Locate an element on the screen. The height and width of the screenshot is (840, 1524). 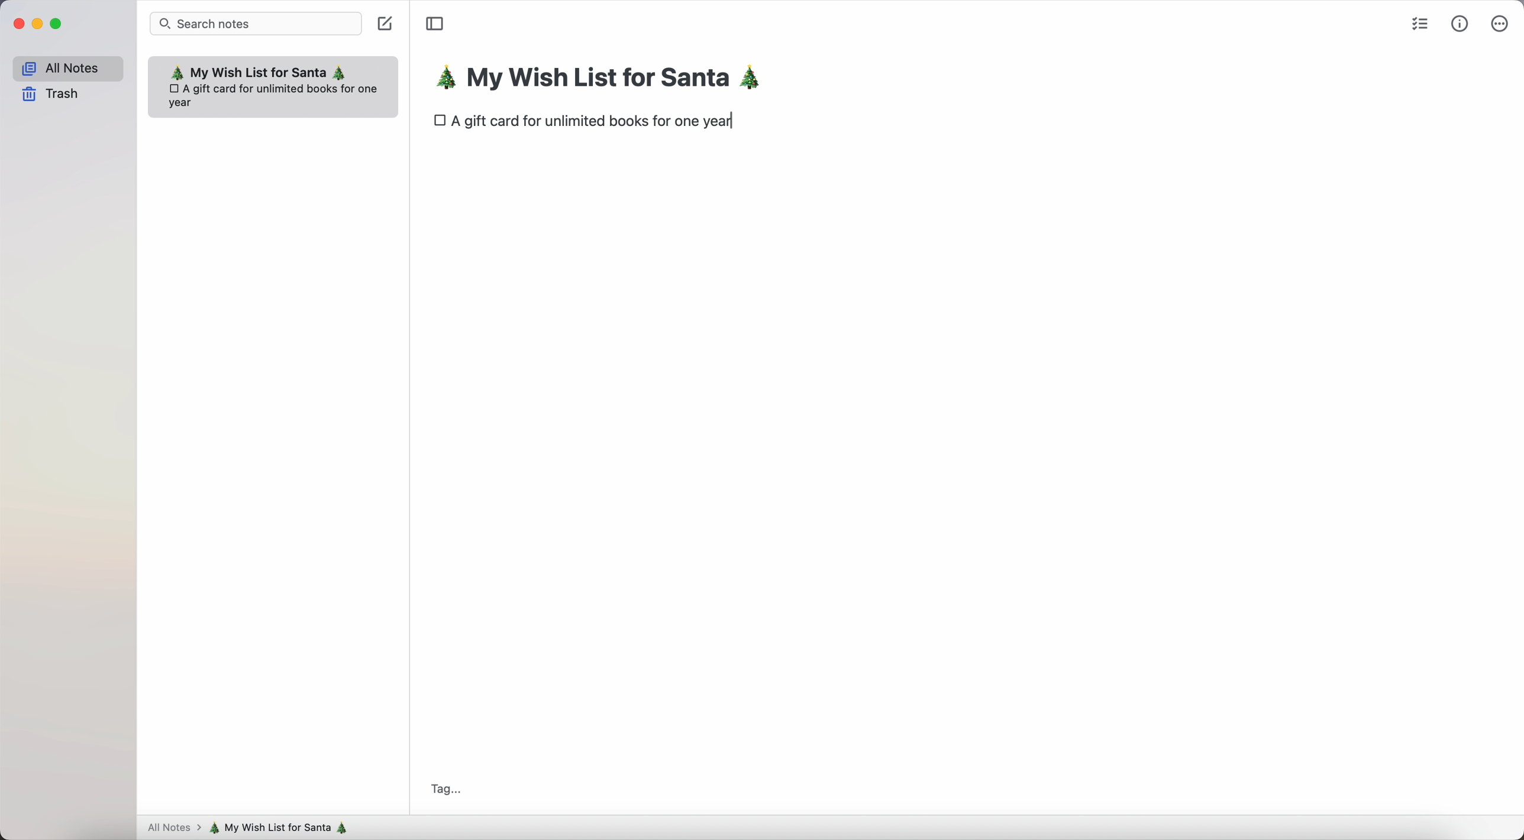
close Simplenote is located at coordinates (17, 24).